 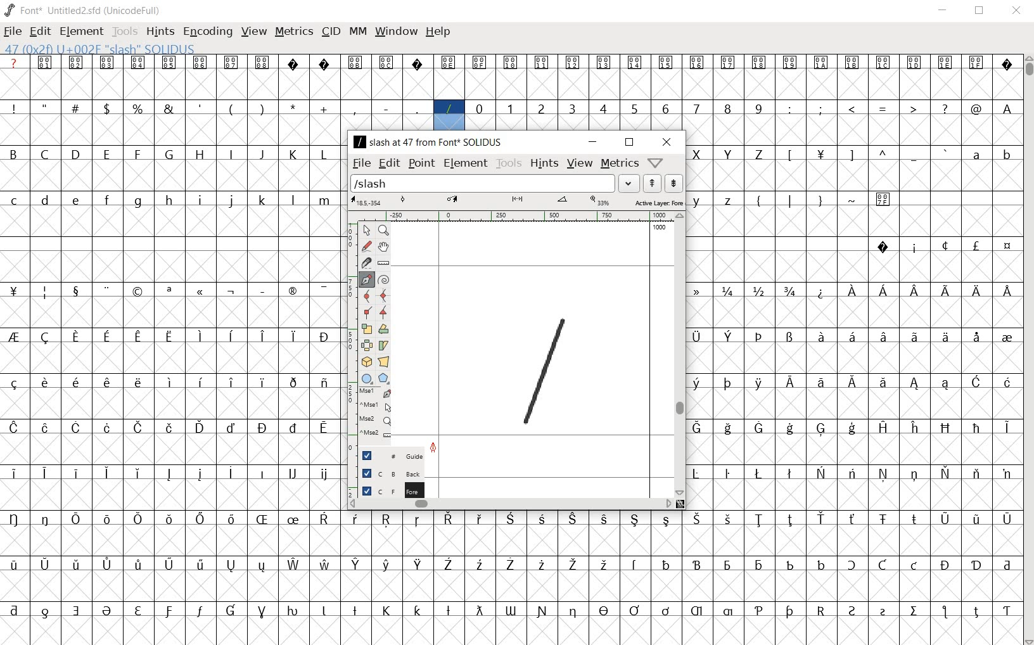 What do you see at coordinates (160, 32) in the screenshot?
I see `HINTS` at bounding box center [160, 32].